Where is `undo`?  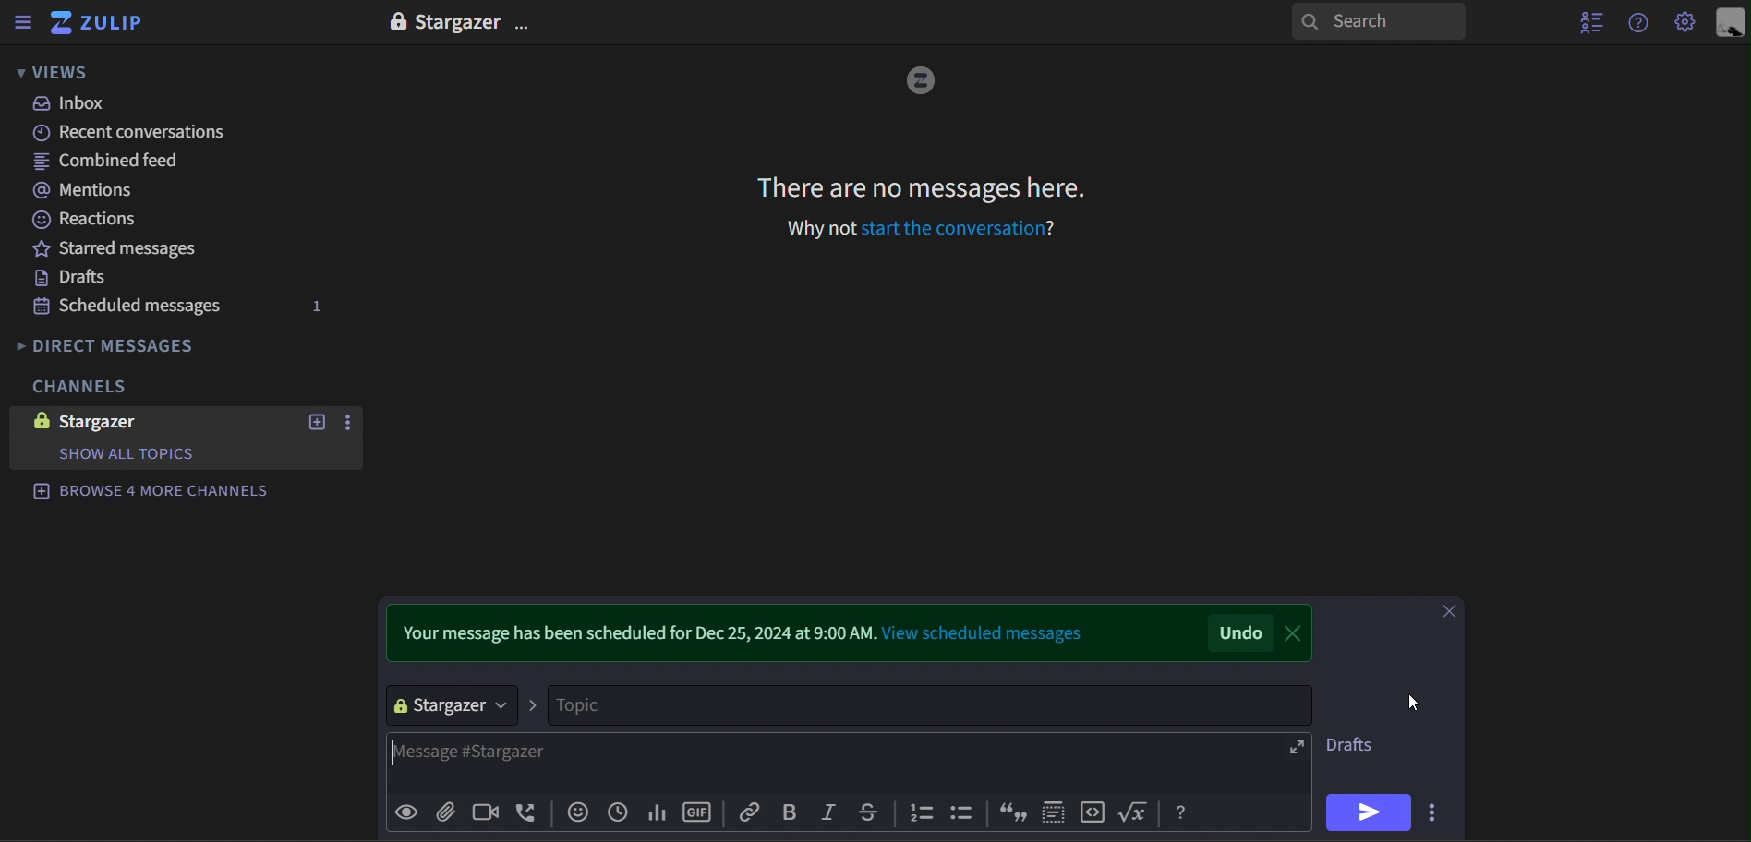 undo is located at coordinates (1242, 633).